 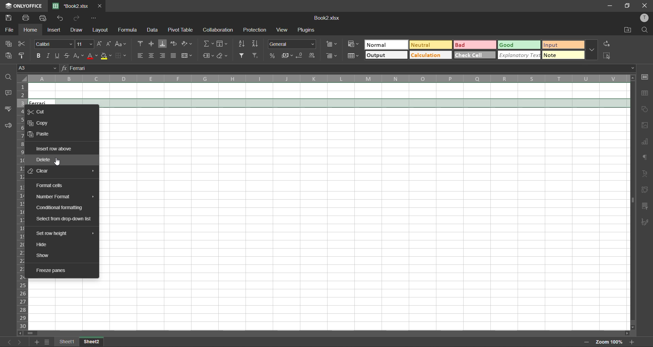 What do you see at coordinates (300, 55) in the screenshot?
I see `decrease decimal` at bounding box center [300, 55].